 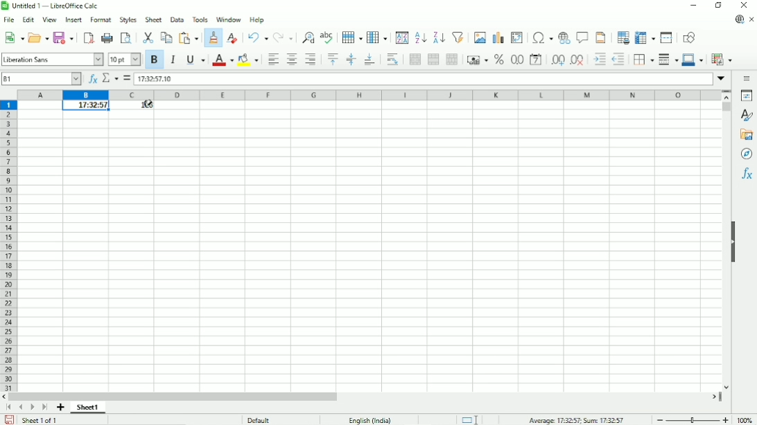 What do you see at coordinates (200, 19) in the screenshot?
I see `Tools` at bounding box center [200, 19].